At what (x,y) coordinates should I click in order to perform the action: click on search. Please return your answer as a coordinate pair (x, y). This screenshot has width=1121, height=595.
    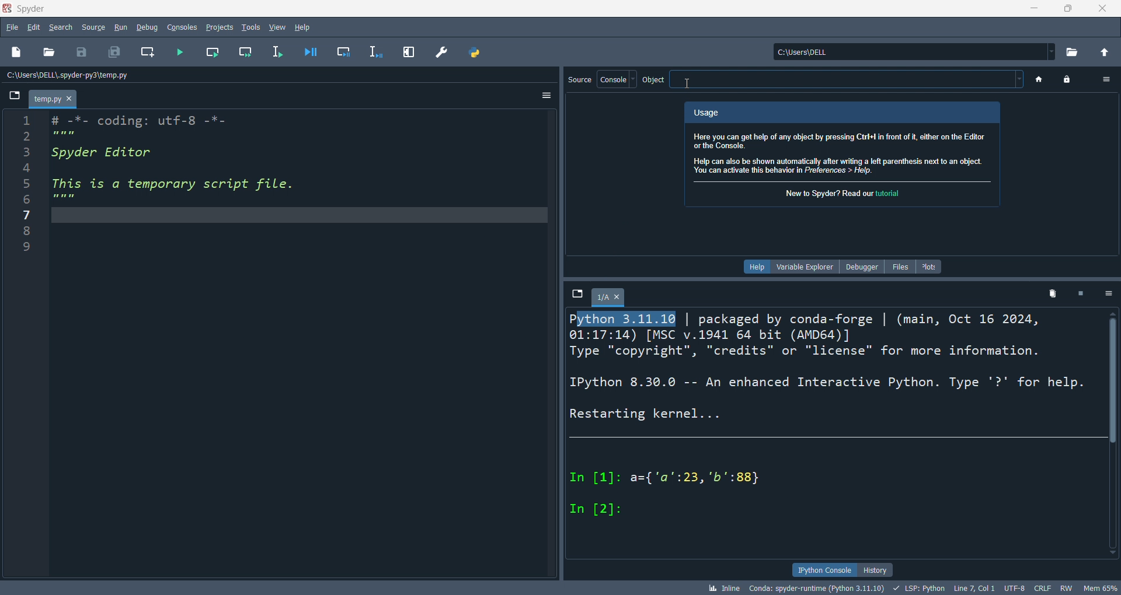
    Looking at the image, I should click on (60, 24).